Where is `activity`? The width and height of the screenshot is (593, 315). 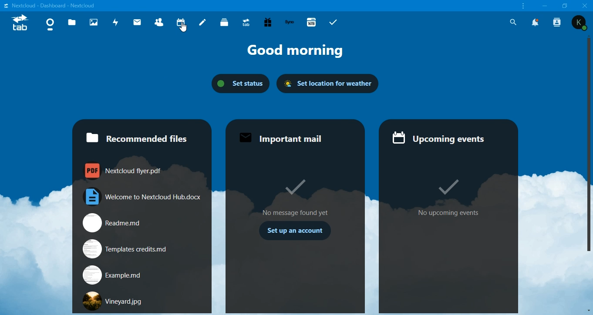
activity is located at coordinates (116, 22).